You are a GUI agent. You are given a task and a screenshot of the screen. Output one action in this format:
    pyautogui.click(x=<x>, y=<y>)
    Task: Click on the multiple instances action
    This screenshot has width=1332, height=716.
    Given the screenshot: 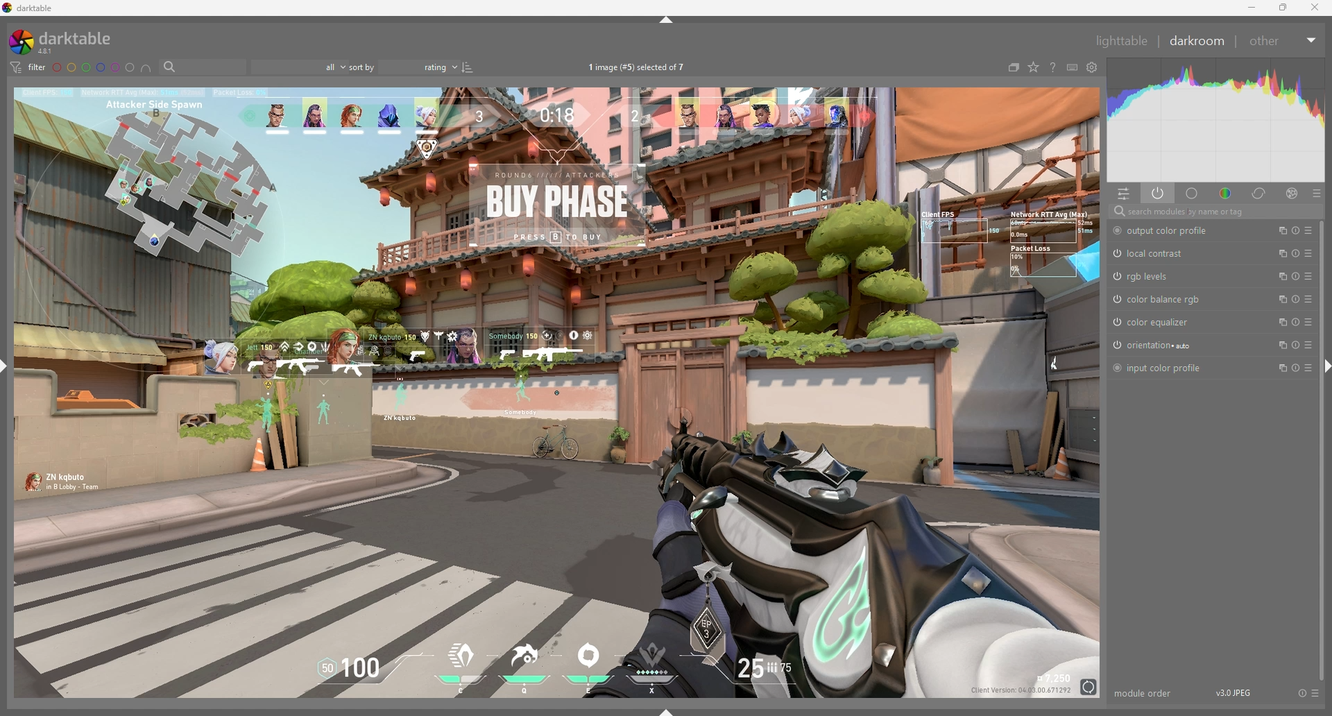 What is the action you would take?
    pyautogui.click(x=1279, y=322)
    